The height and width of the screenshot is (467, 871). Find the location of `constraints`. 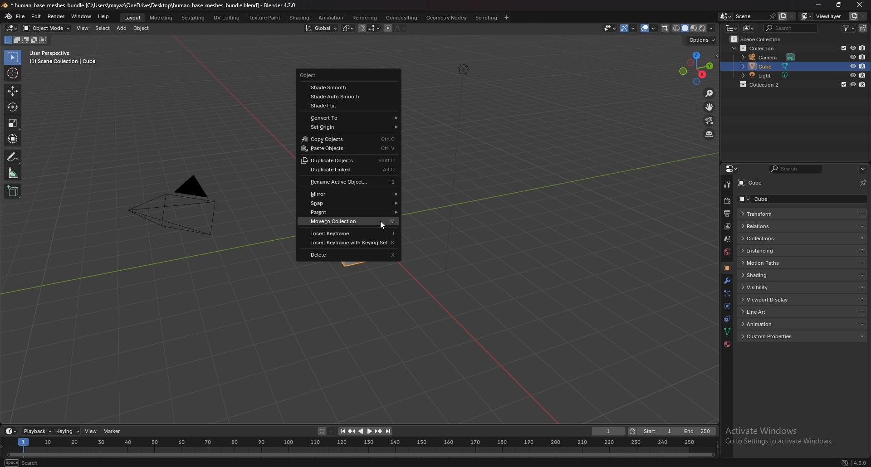

constraints is located at coordinates (726, 319).